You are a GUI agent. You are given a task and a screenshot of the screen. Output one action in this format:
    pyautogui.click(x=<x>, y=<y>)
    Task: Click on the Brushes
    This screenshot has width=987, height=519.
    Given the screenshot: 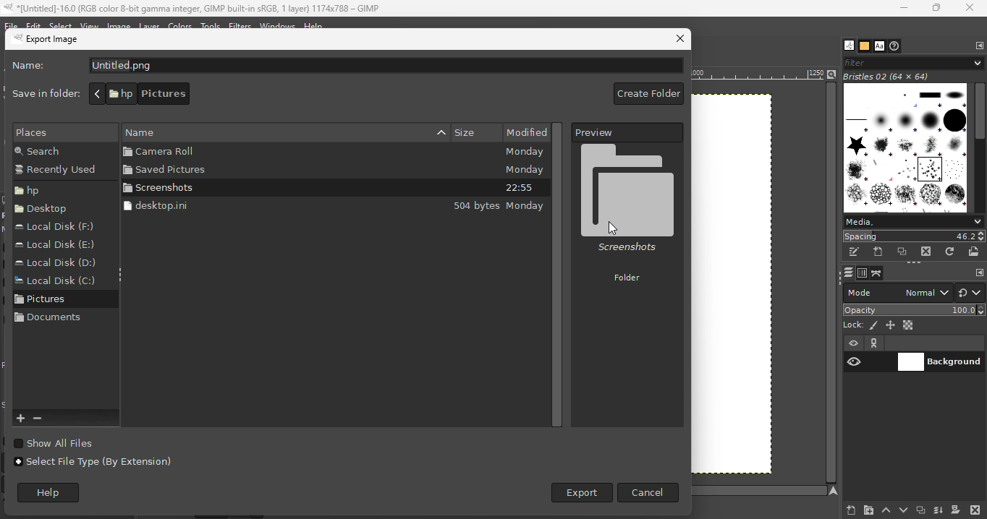 What is the action you would take?
    pyautogui.click(x=846, y=46)
    